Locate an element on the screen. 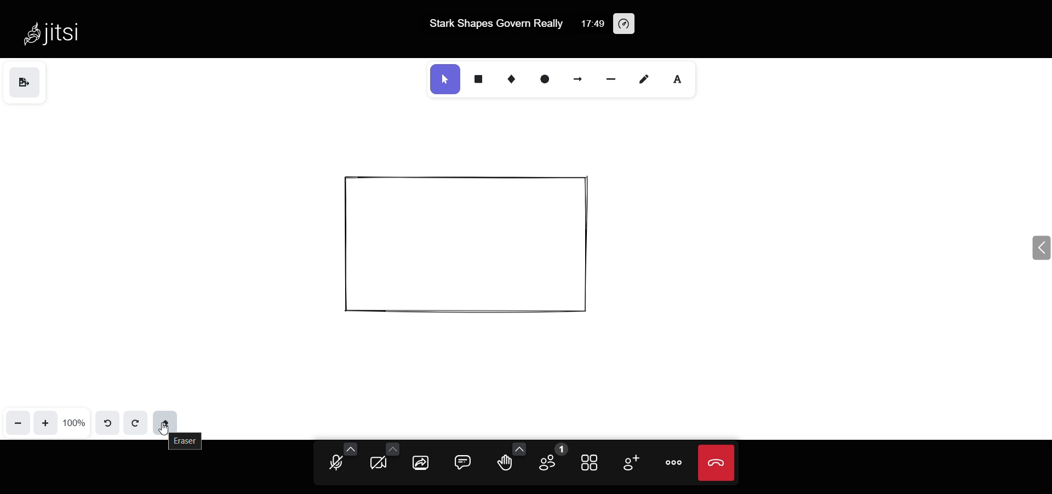 This screenshot has height=494, width=1052. line is located at coordinates (609, 78).